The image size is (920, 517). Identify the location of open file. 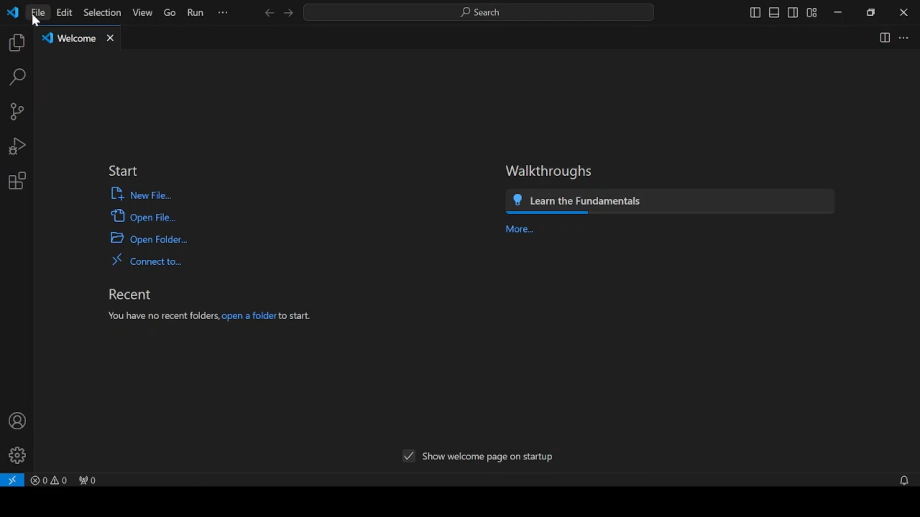
(145, 216).